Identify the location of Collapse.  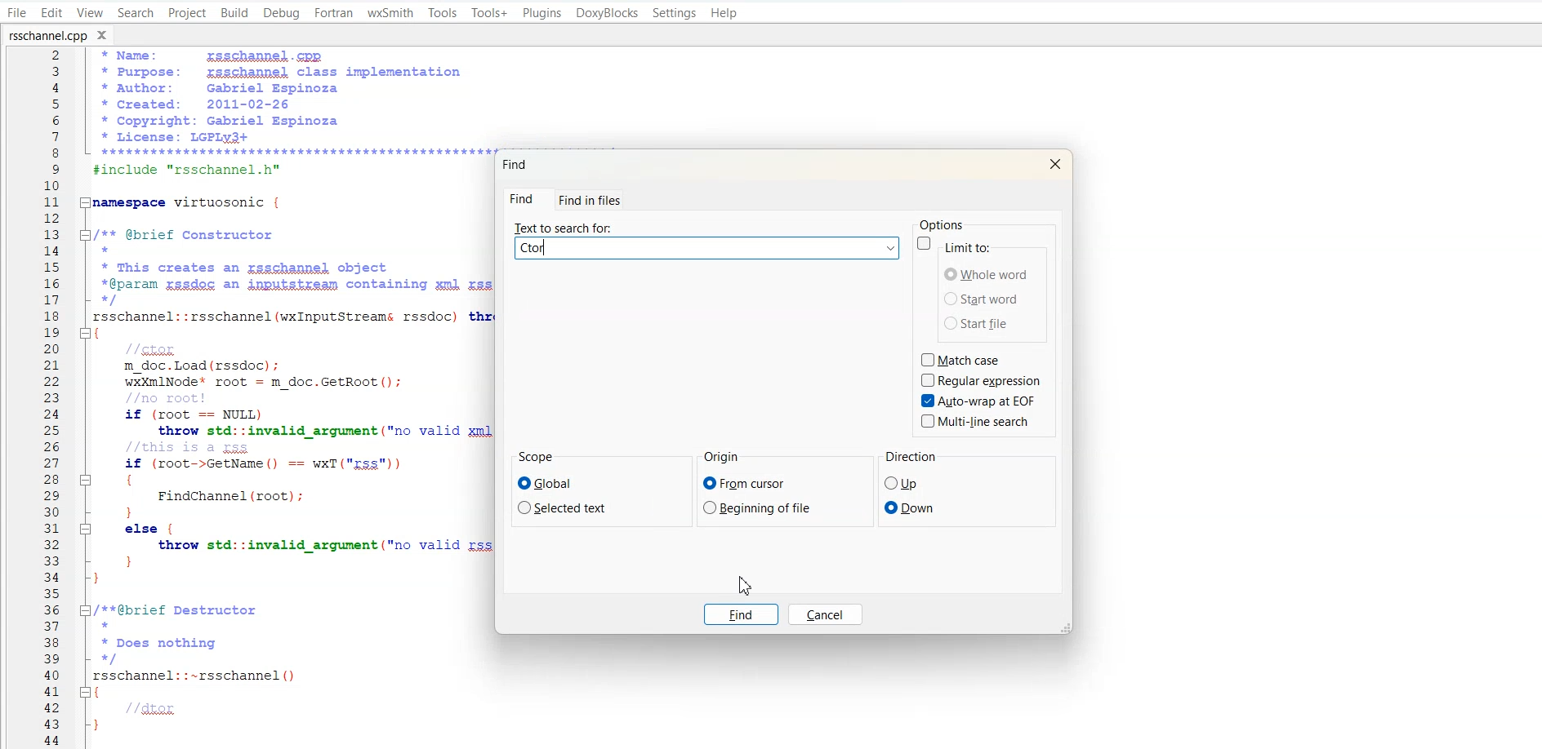
(87, 235).